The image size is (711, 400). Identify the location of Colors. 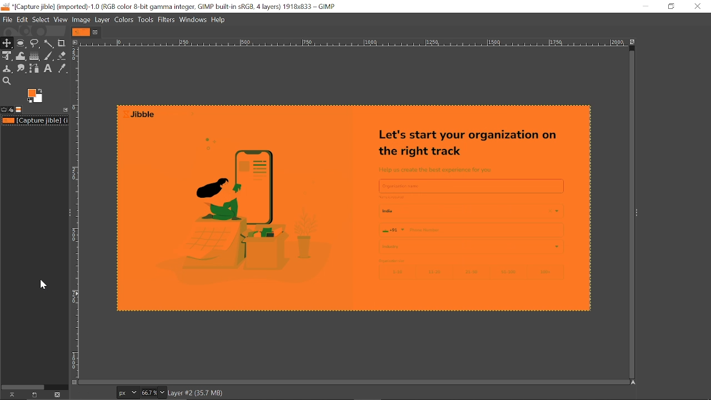
(124, 19).